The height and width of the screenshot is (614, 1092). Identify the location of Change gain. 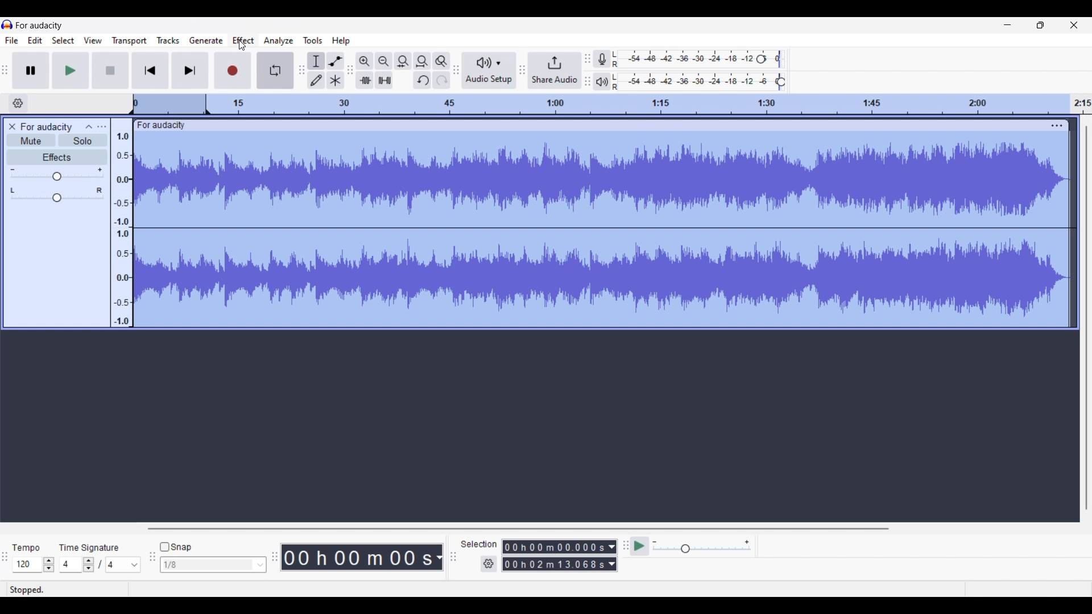
(57, 177).